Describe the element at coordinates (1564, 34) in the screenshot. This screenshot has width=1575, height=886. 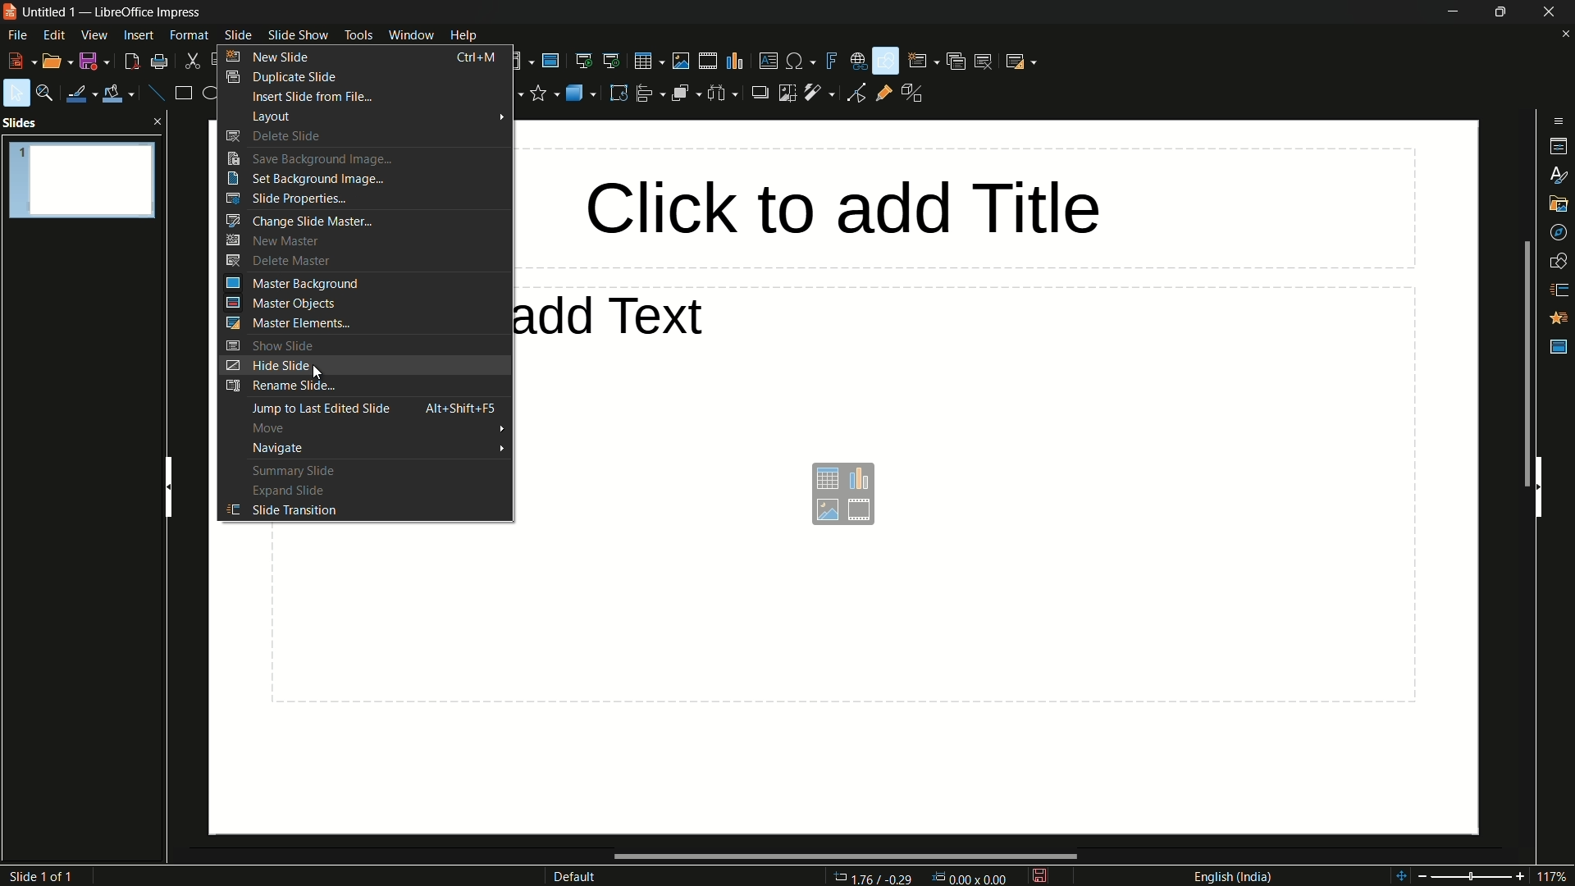
I see `close document` at that location.